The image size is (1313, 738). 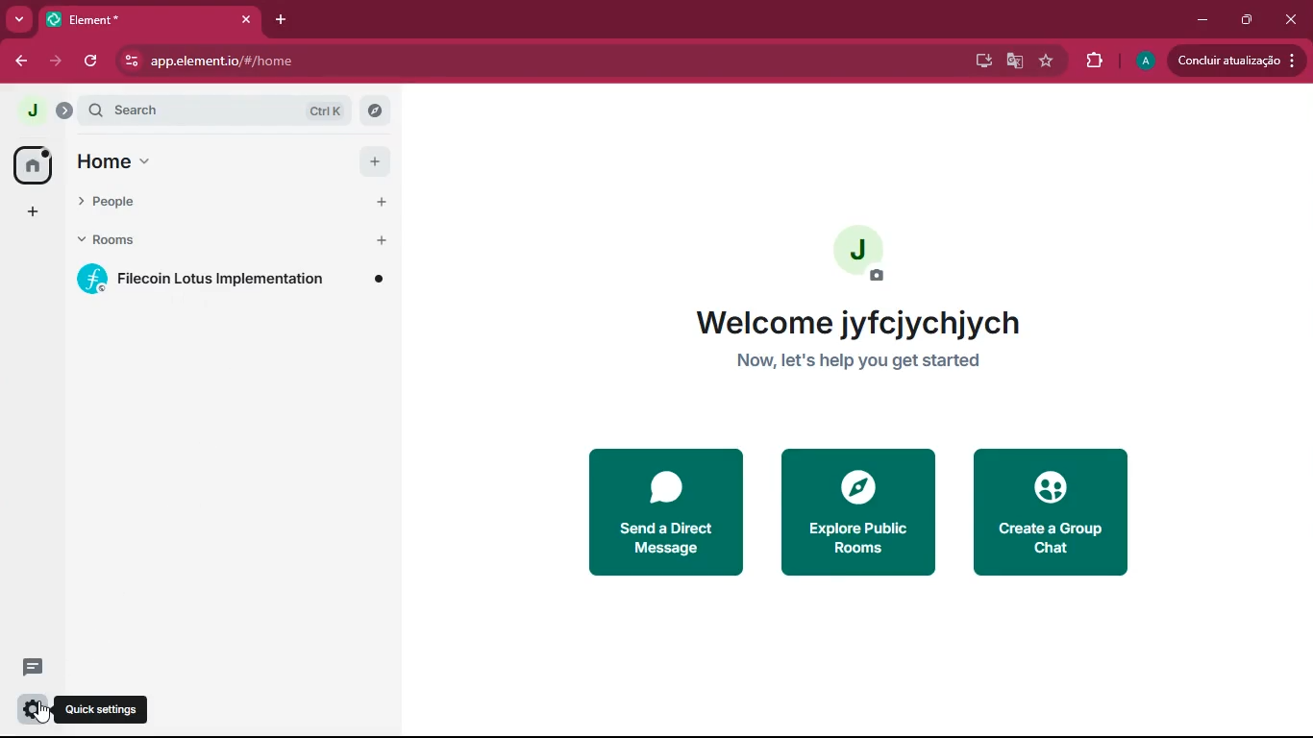 What do you see at coordinates (211, 205) in the screenshot?
I see `people` at bounding box center [211, 205].